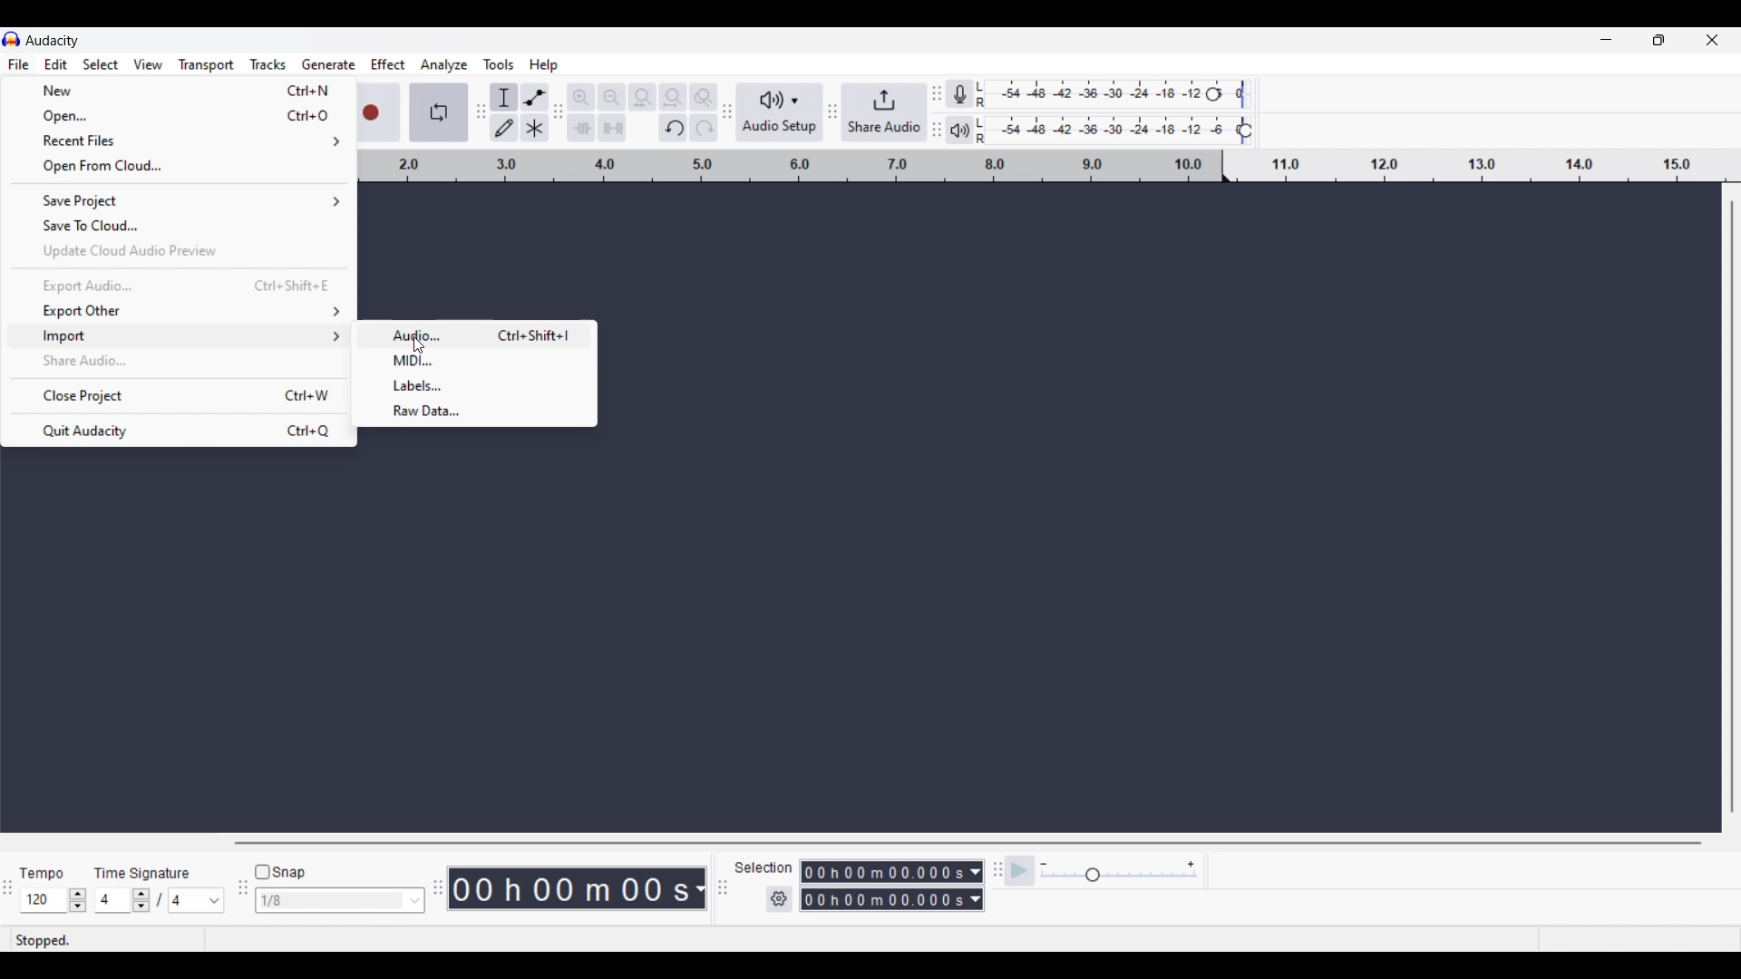  I want to click on Enable looping, so click(437, 112).